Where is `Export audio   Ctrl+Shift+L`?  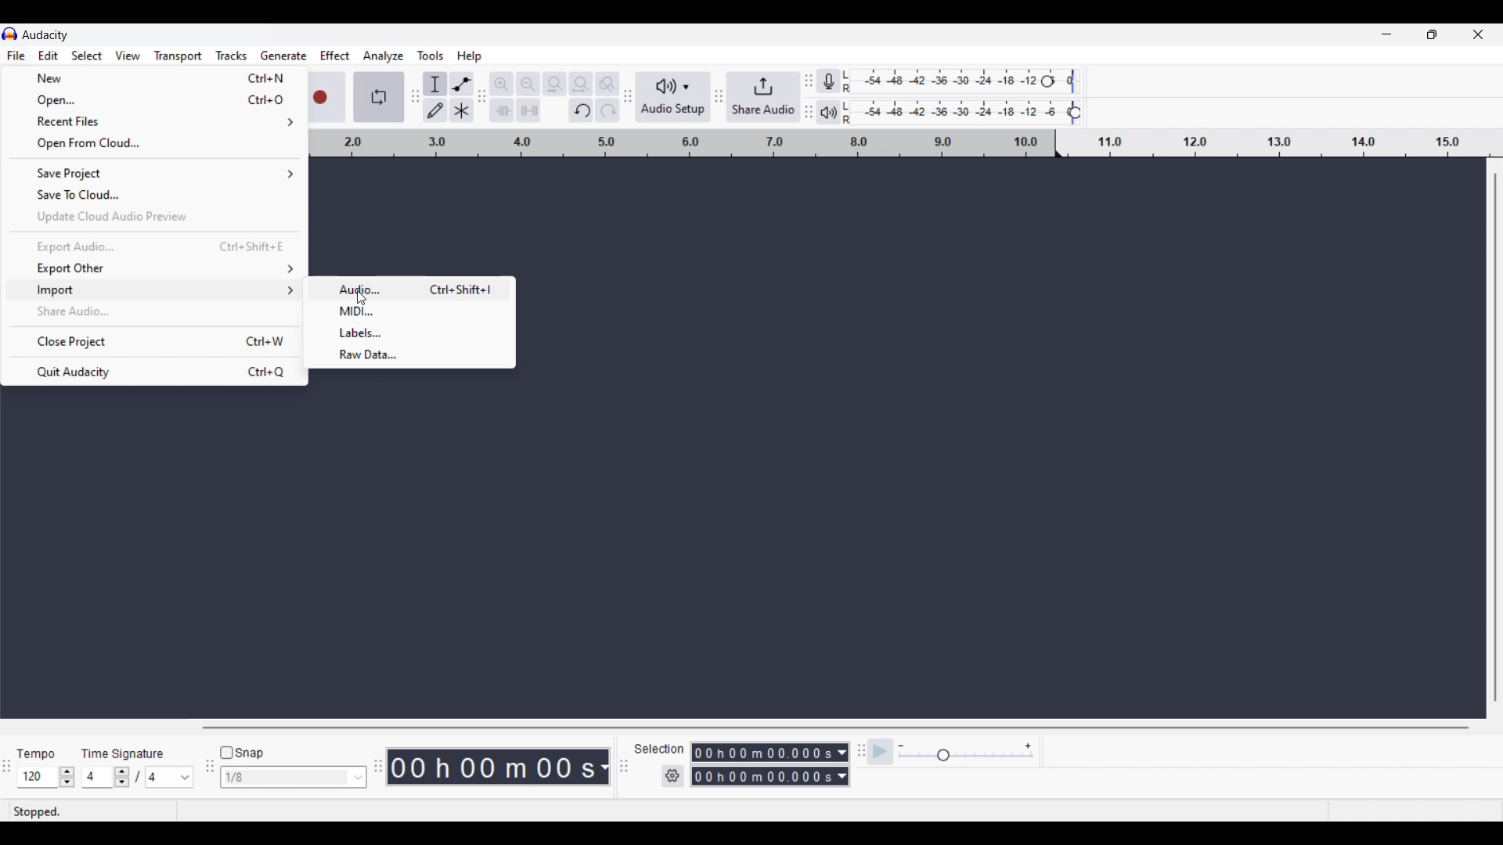
Export audio   Ctrl+Shift+L is located at coordinates (154, 247).